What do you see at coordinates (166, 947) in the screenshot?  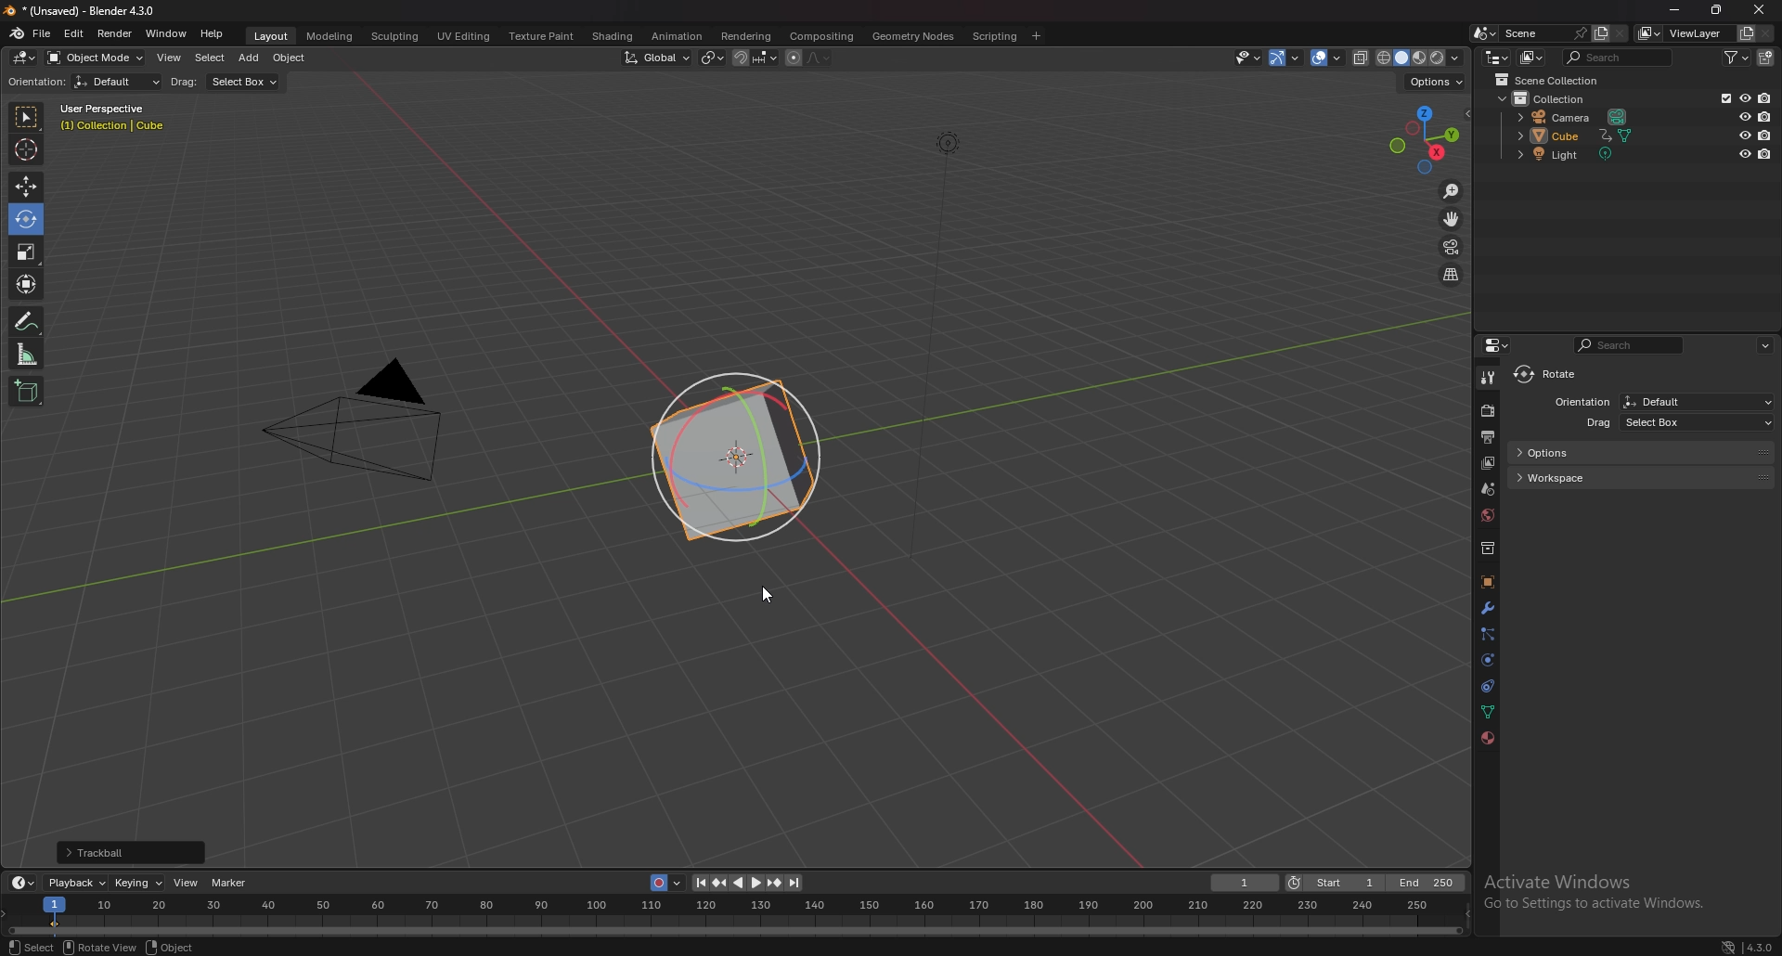 I see `object` at bounding box center [166, 947].